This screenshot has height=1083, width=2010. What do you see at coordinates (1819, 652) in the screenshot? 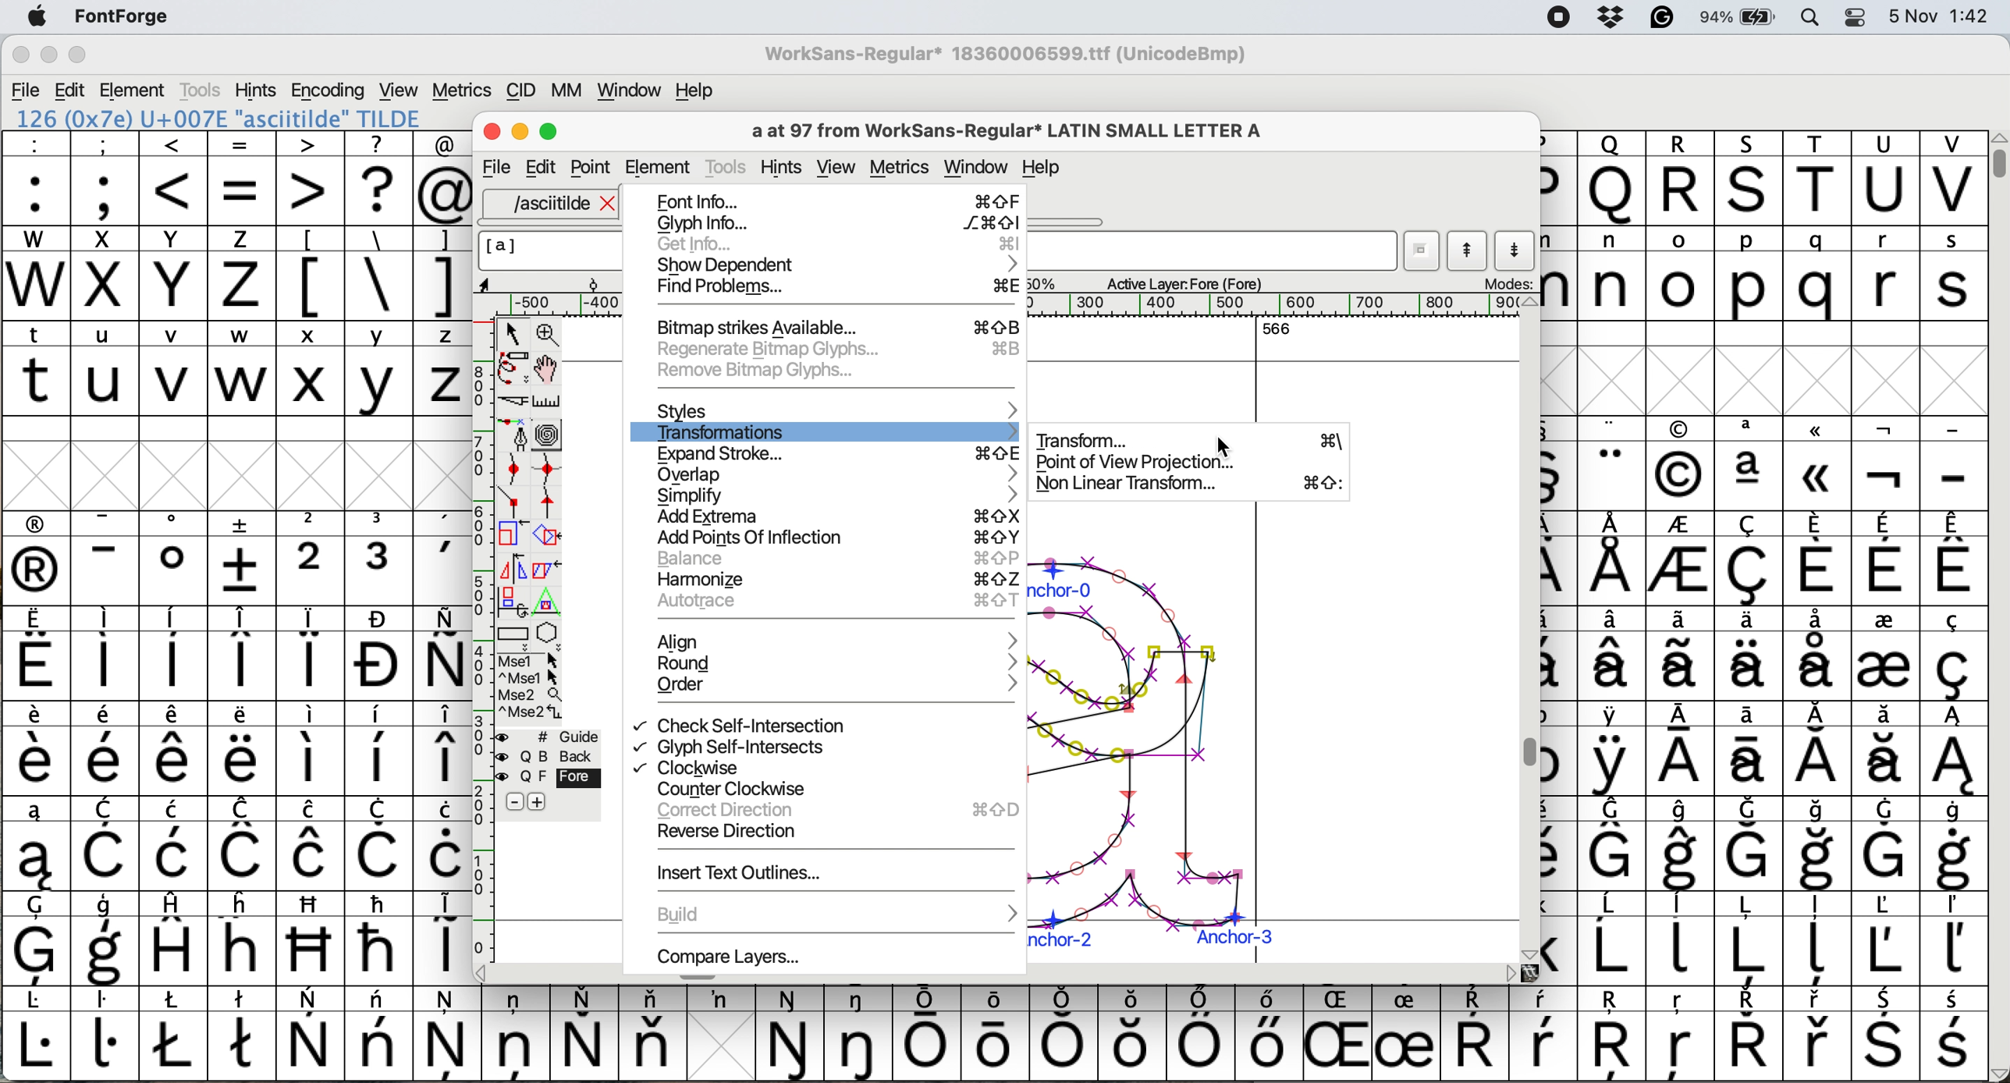
I see `symbol` at bounding box center [1819, 652].